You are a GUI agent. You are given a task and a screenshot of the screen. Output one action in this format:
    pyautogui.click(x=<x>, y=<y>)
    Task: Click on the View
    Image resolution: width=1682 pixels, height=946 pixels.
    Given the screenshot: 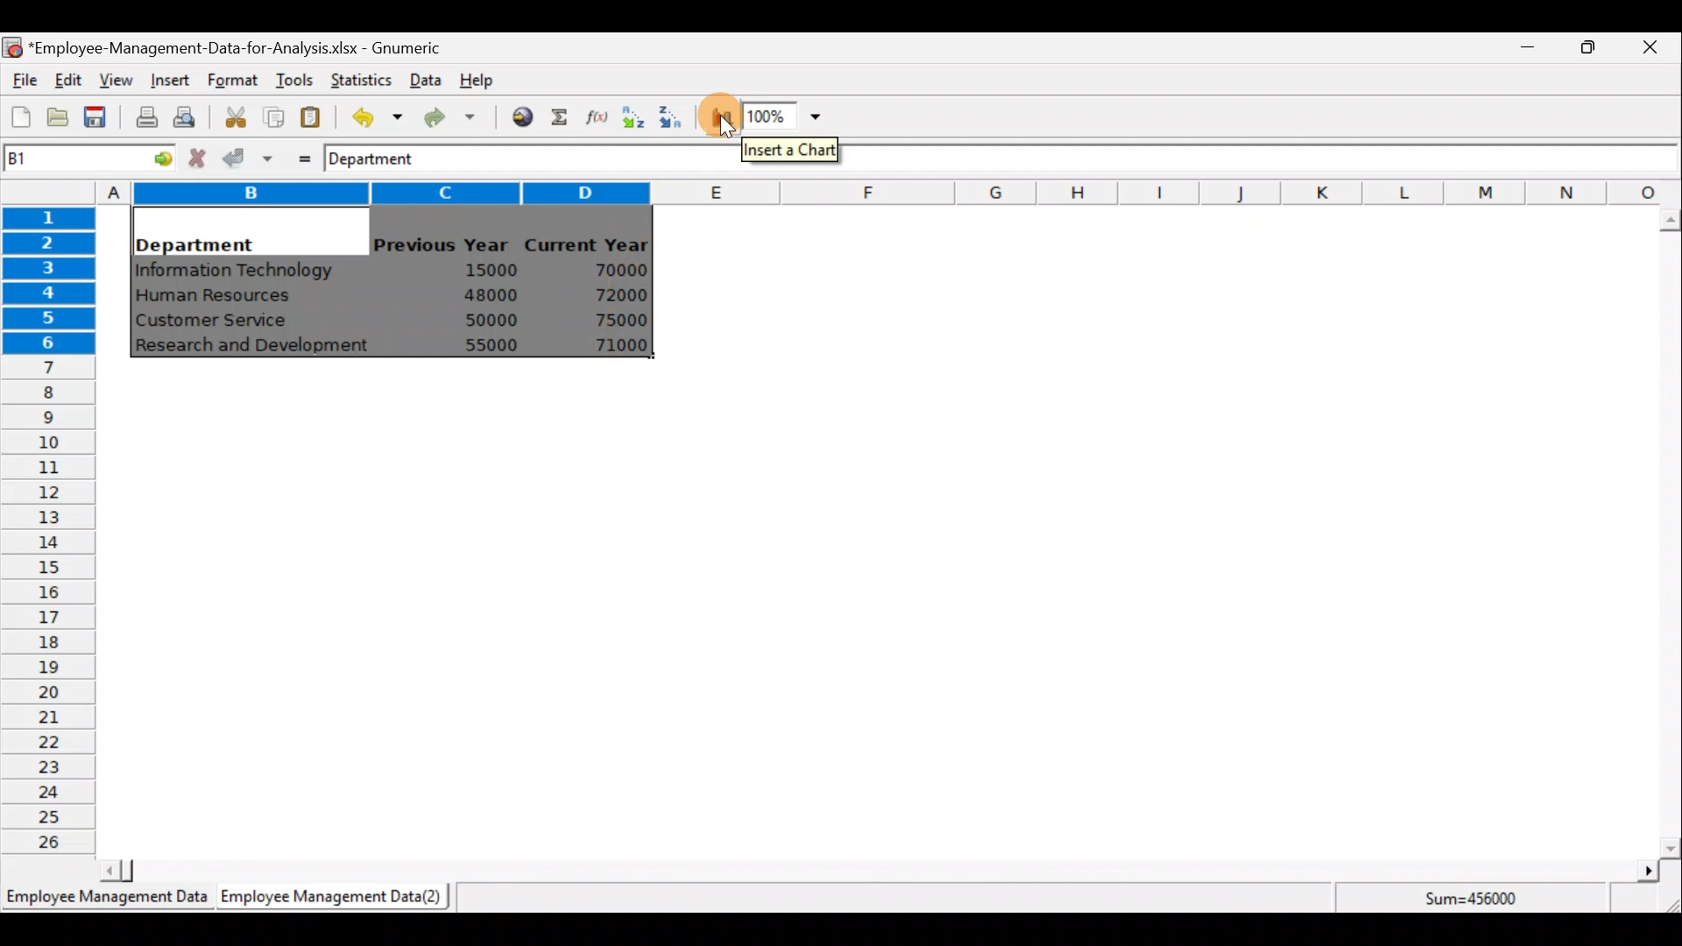 What is the action you would take?
    pyautogui.click(x=114, y=81)
    